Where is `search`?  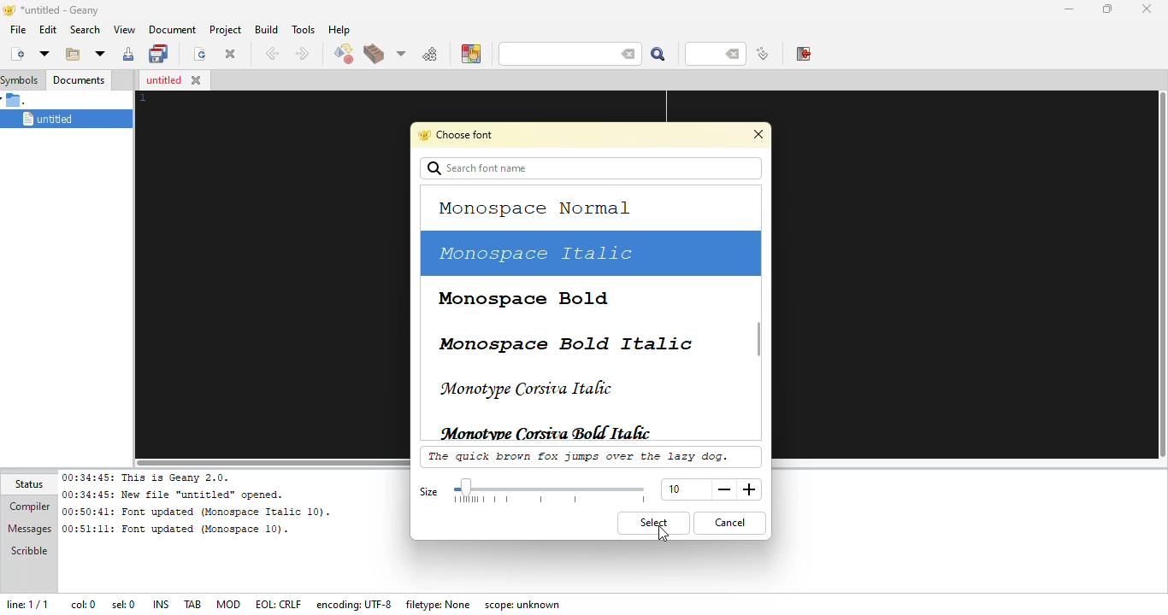
search is located at coordinates (657, 54).